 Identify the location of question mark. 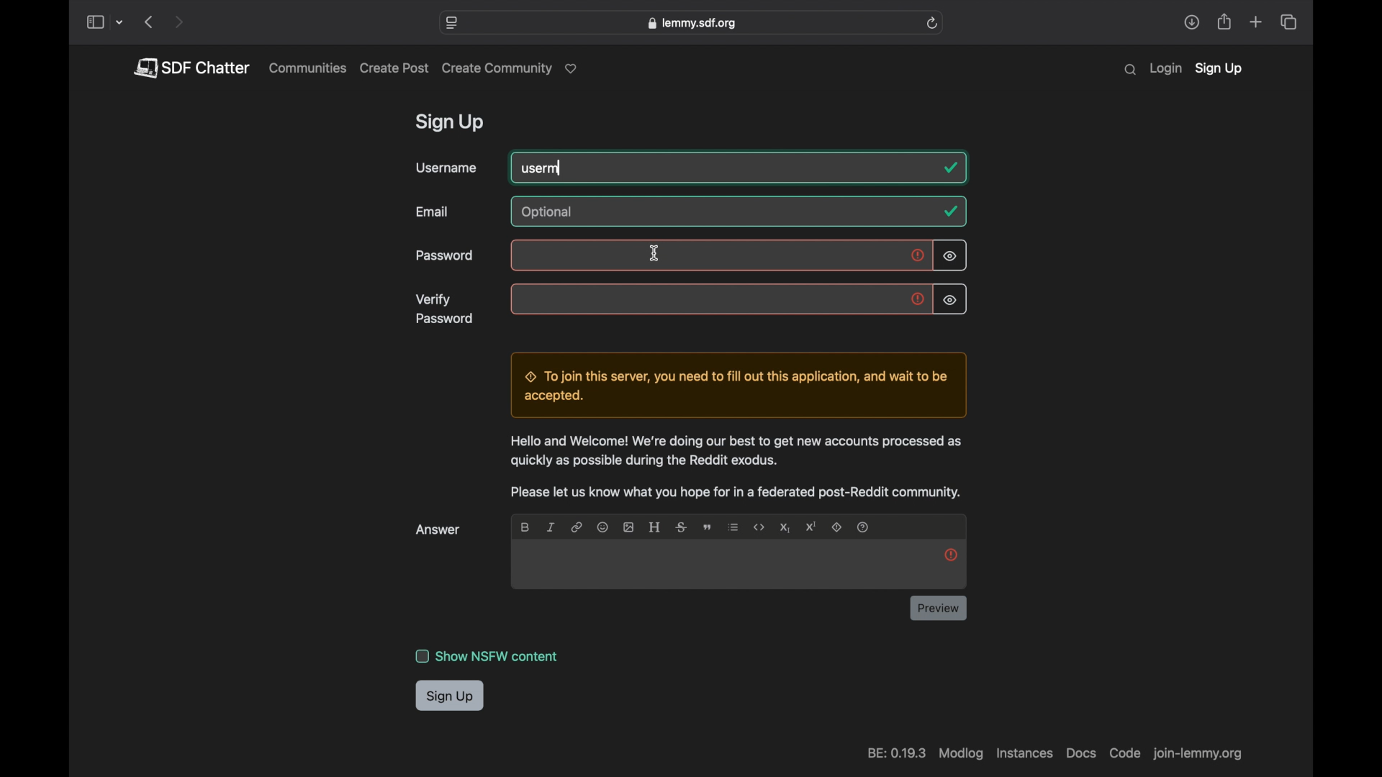
(864, 527).